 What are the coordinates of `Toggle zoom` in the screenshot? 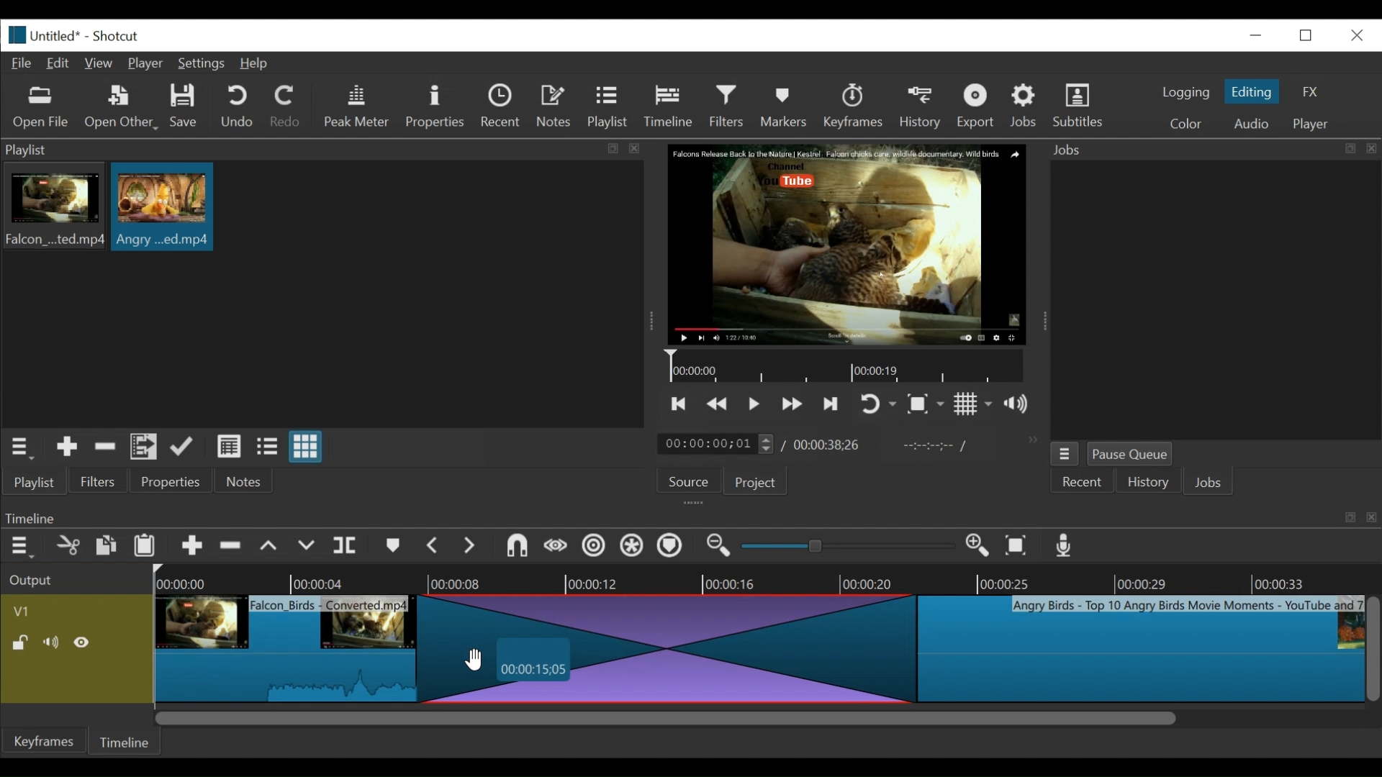 It's located at (925, 405).